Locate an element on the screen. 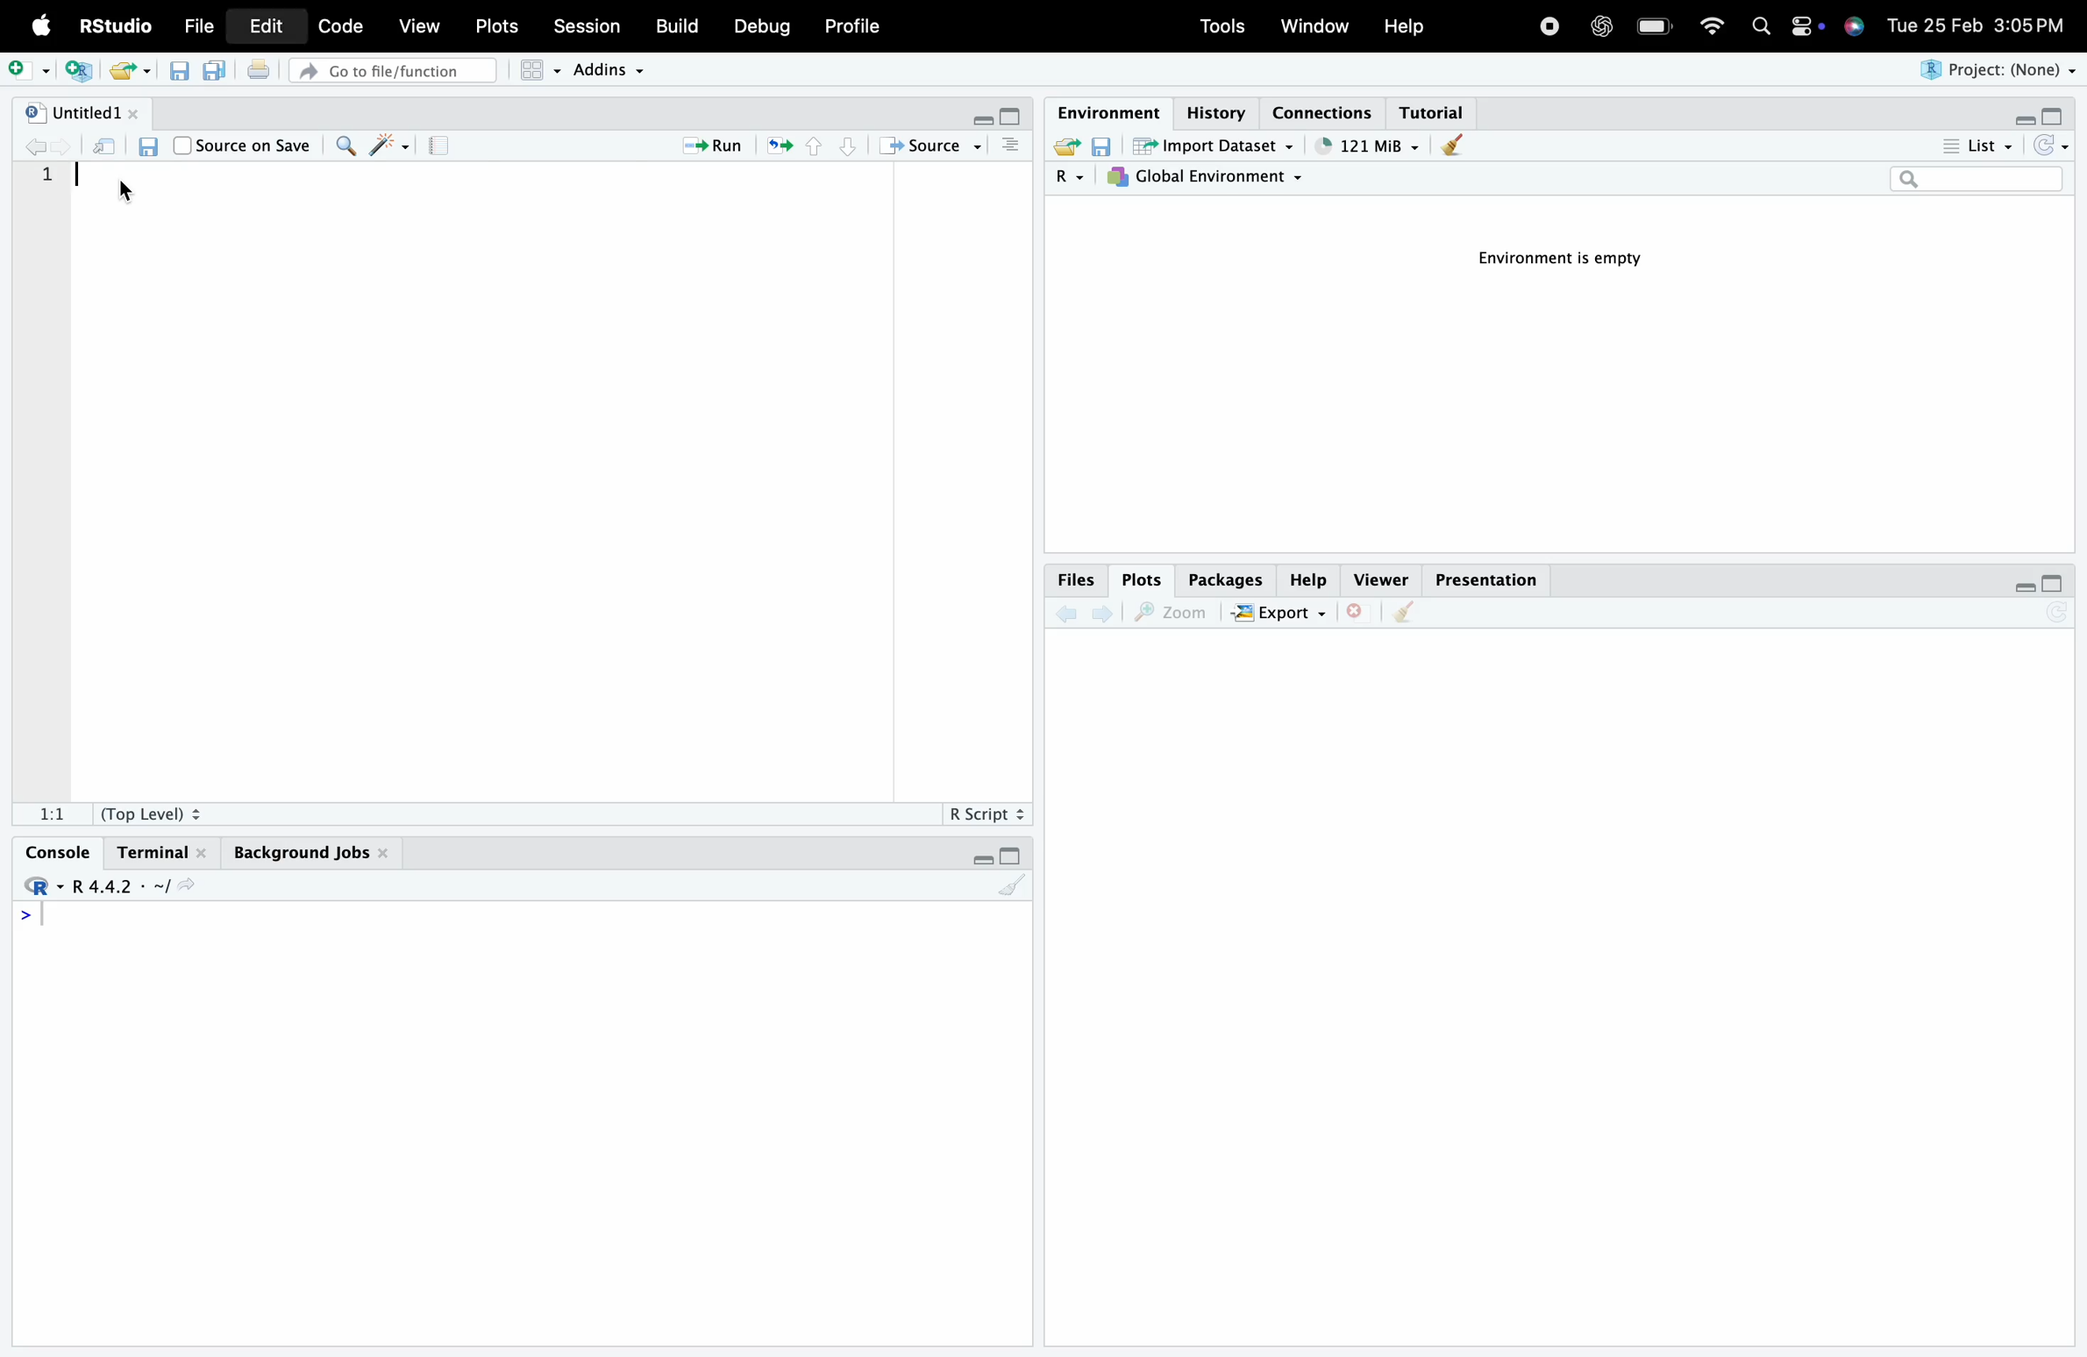 The height and width of the screenshot is (1357, 2087). 1 is located at coordinates (47, 181).